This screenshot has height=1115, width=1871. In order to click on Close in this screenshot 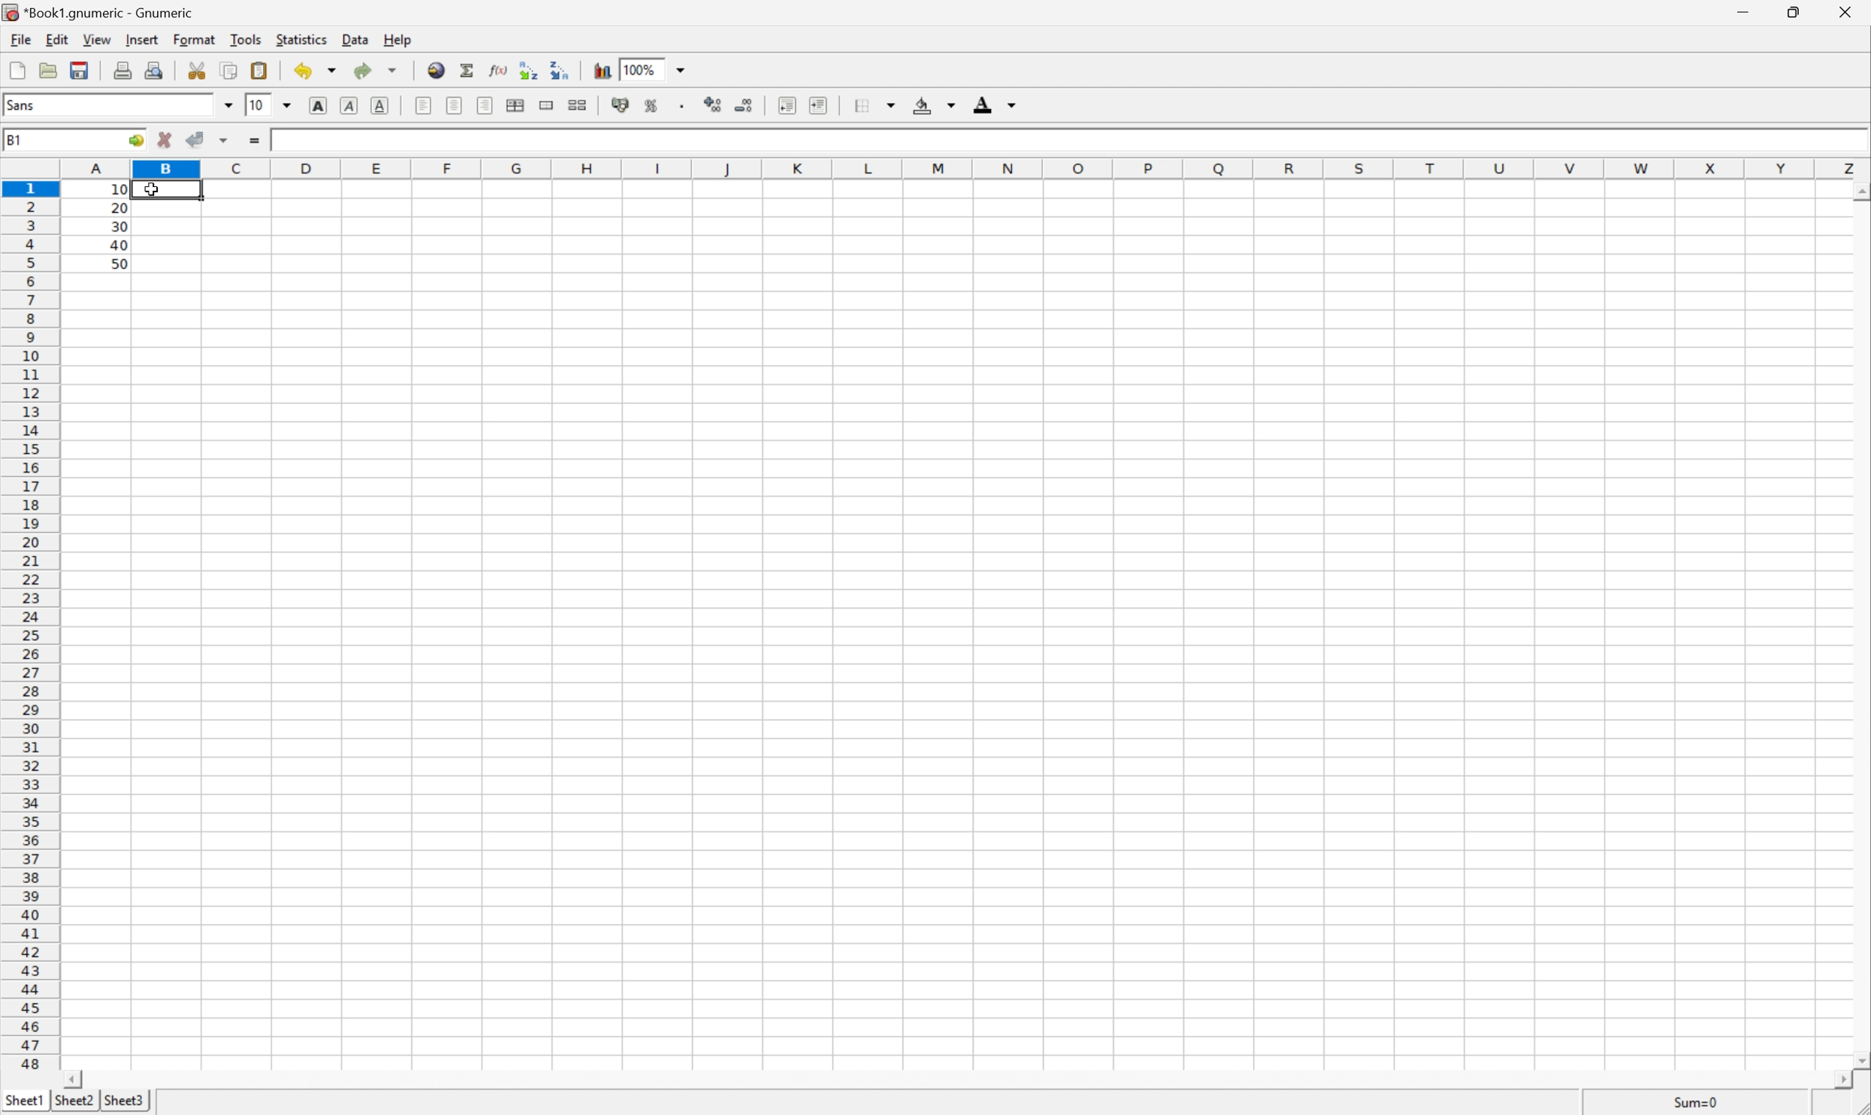, I will do `click(1847, 10)`.